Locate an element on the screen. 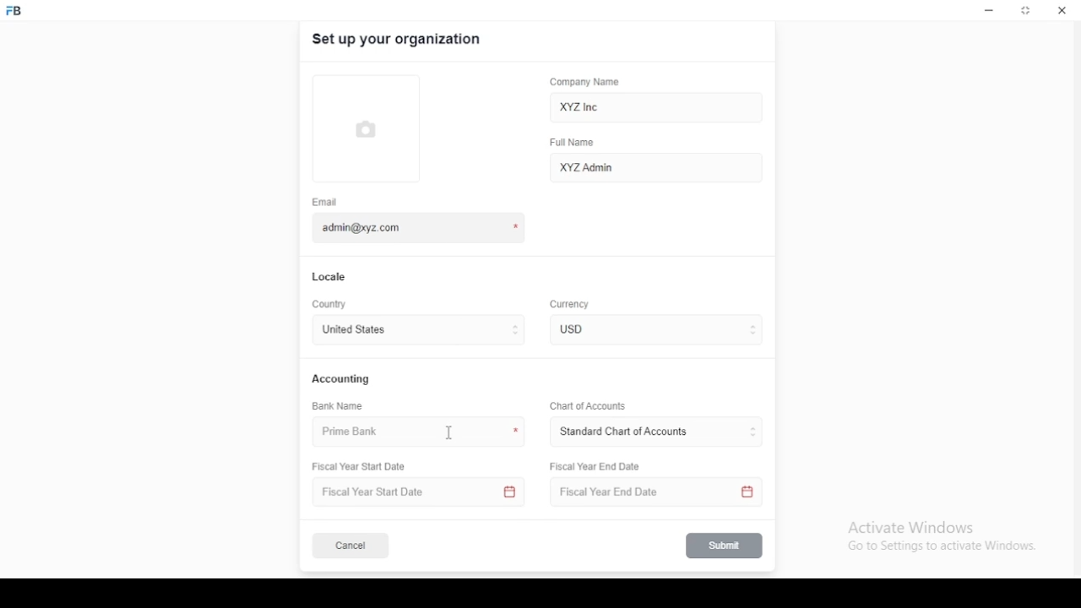  united states is located at coordinates (353, 331).